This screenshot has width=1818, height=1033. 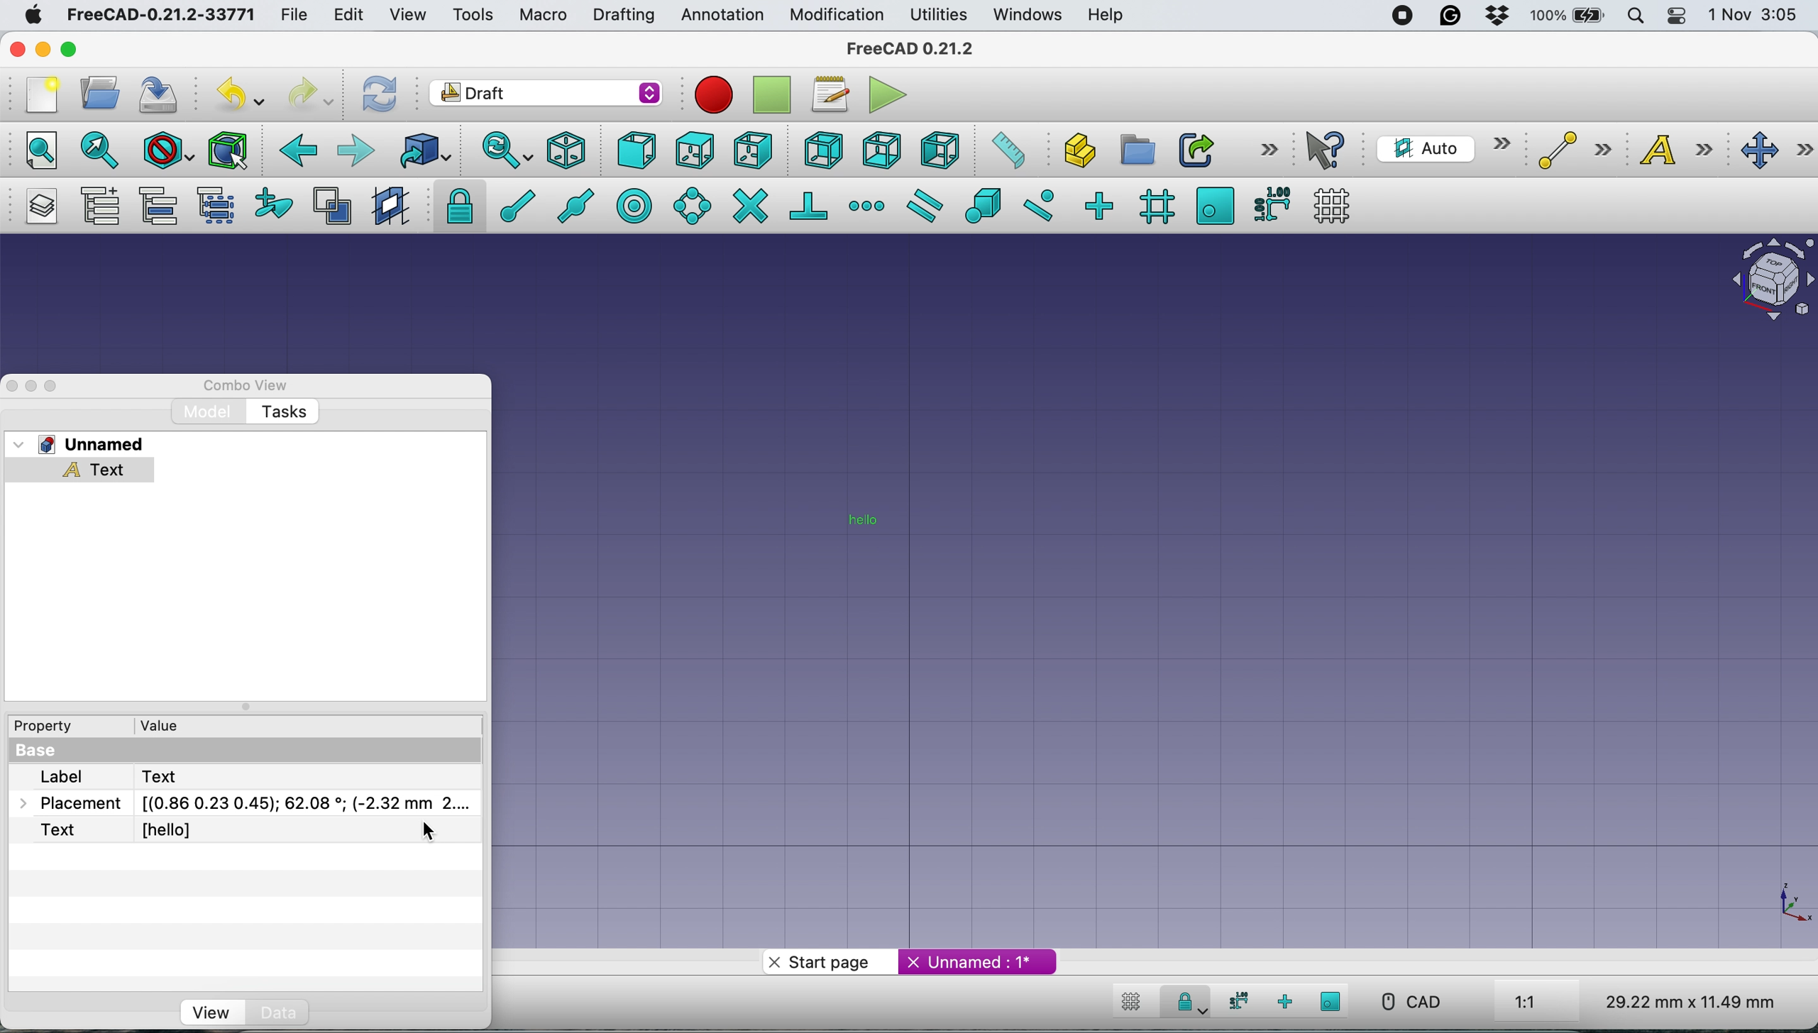 What do you see at coordinates (43, 151) in the screenshot?
I see `fit all` at bounding box center [43, 151].